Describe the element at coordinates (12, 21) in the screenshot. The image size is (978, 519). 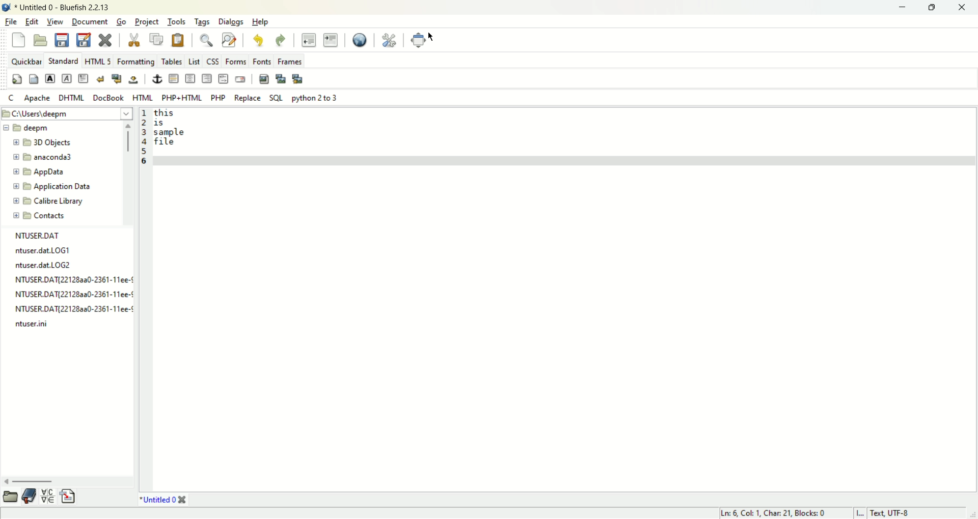
I see `file` at that location.